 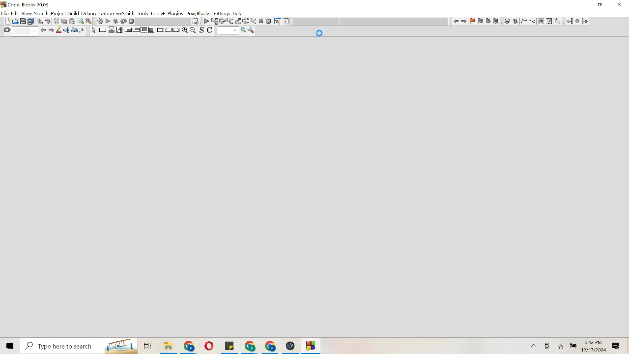 I want to click on flag item, so click(x=485, y=21).